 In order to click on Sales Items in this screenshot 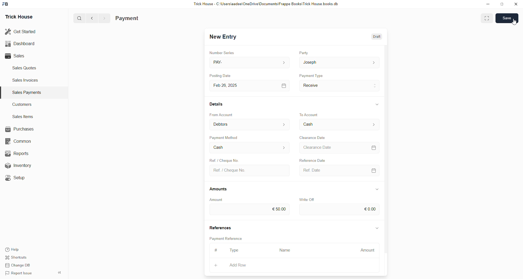, I will do `click(23, 117)`.